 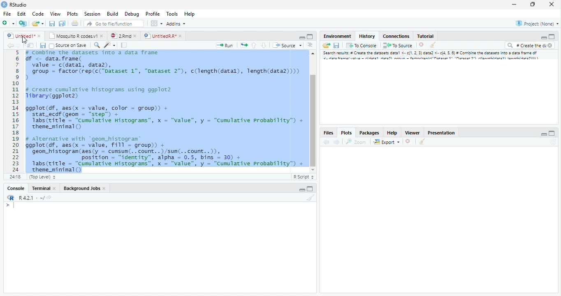 What do you see at coordinates (369, 132) in the screenshot?
I see `Packages` at bounding box center [369, 132].